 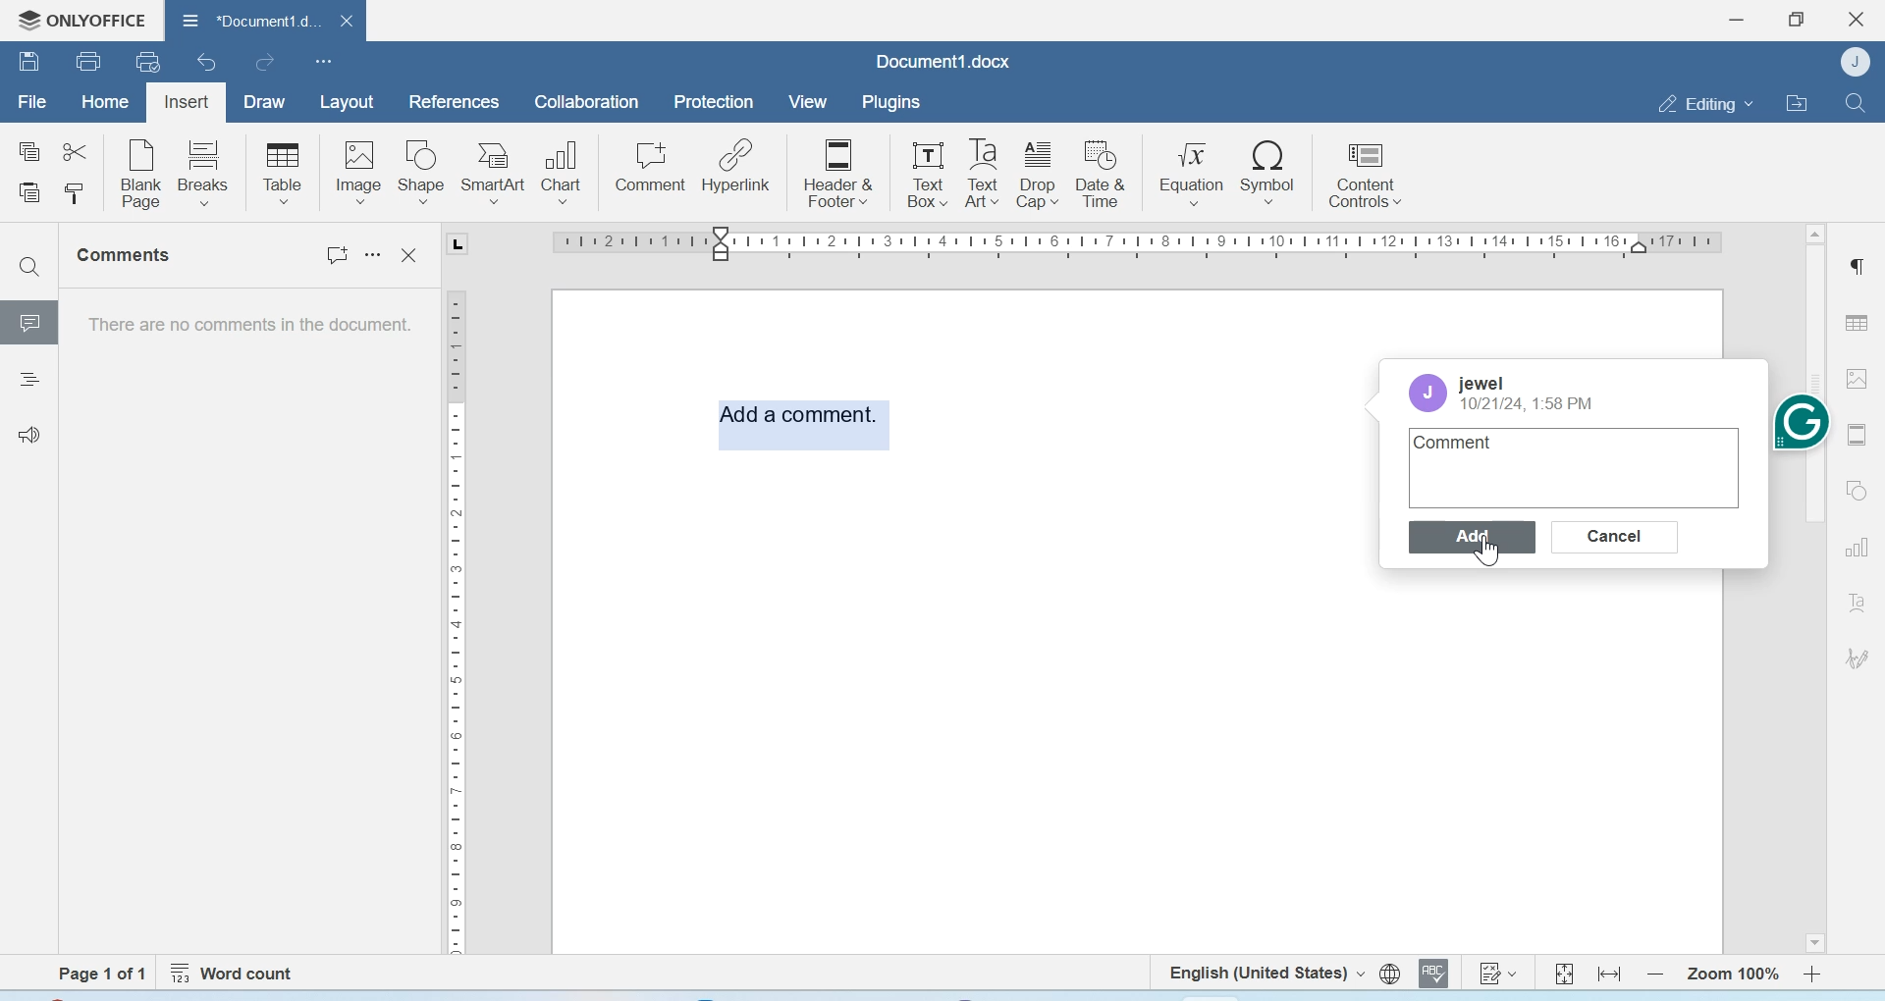 What do you see at coordinates (1655, 974) in the screenshot?
I see `Zoom out` at bounding box center [1655, 974].